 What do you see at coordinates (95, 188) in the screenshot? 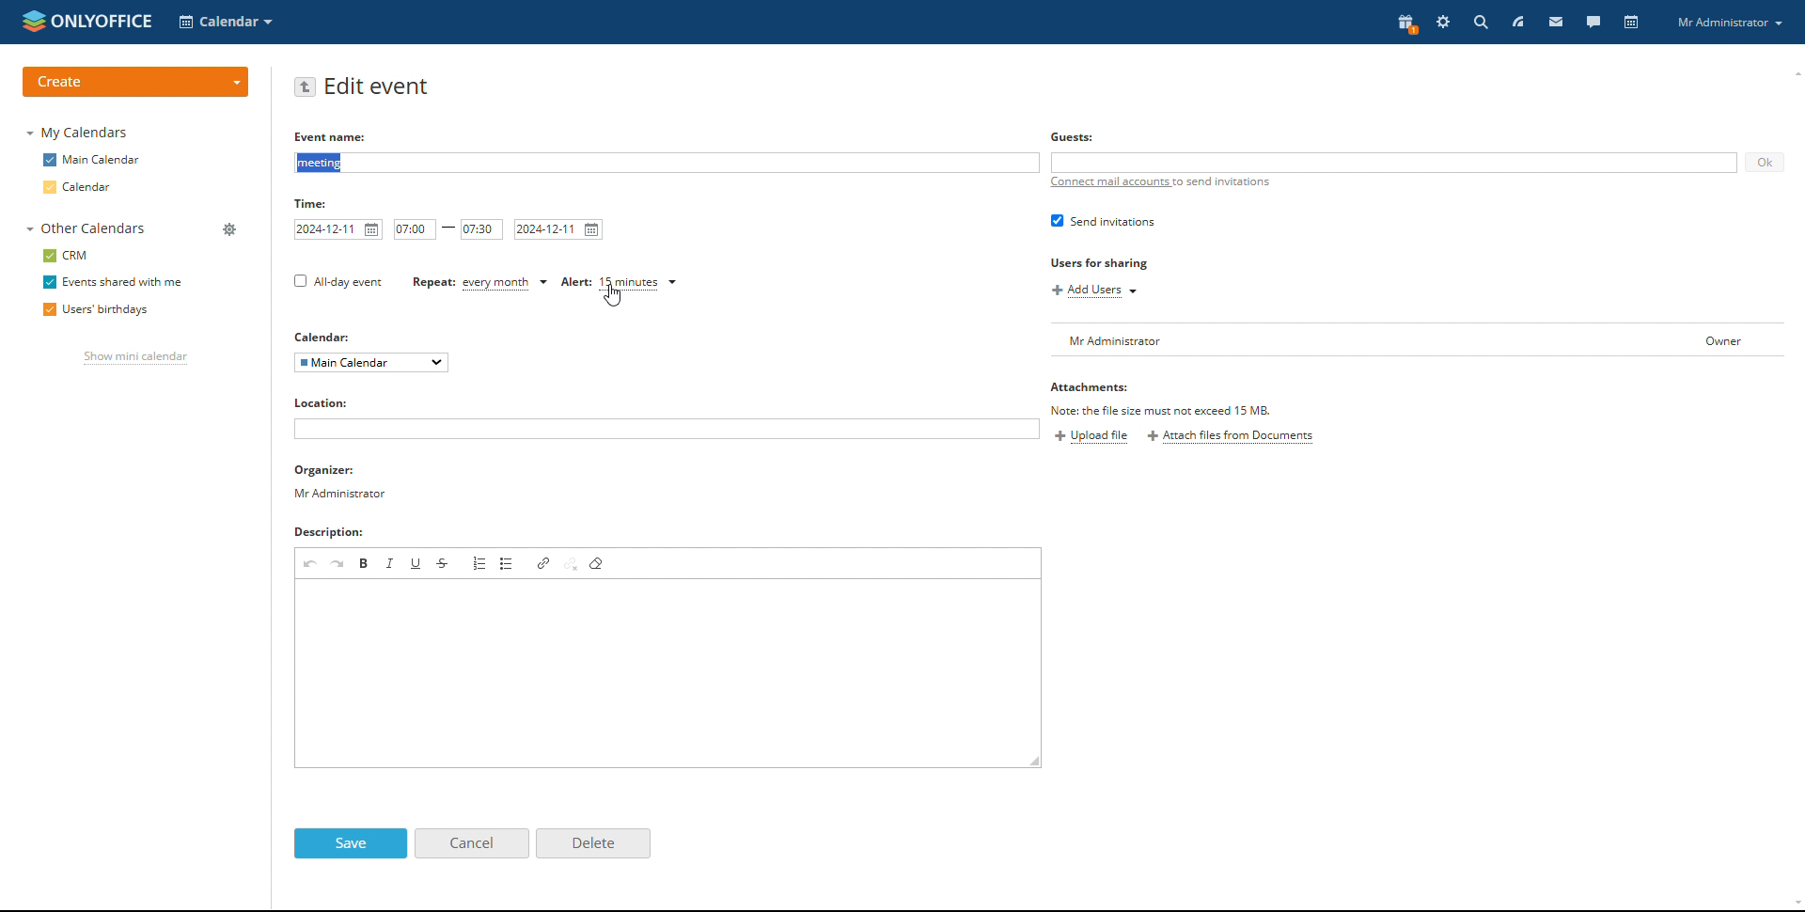
I see `calendar` at bounding box center [95, 188].